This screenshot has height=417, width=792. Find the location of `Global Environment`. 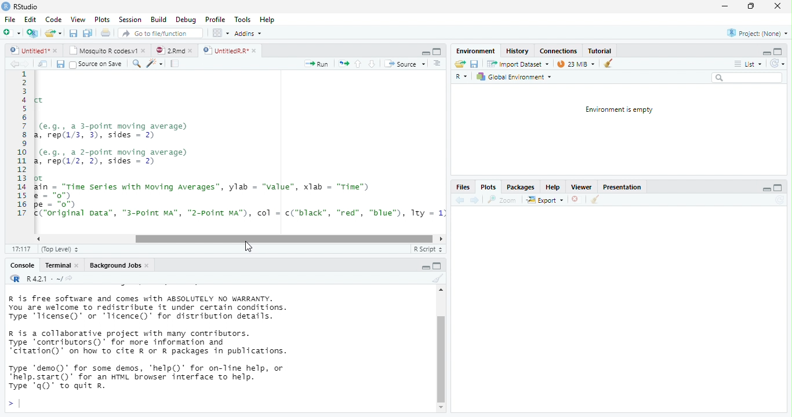

Global Environment is located at coordinates (514, 77).